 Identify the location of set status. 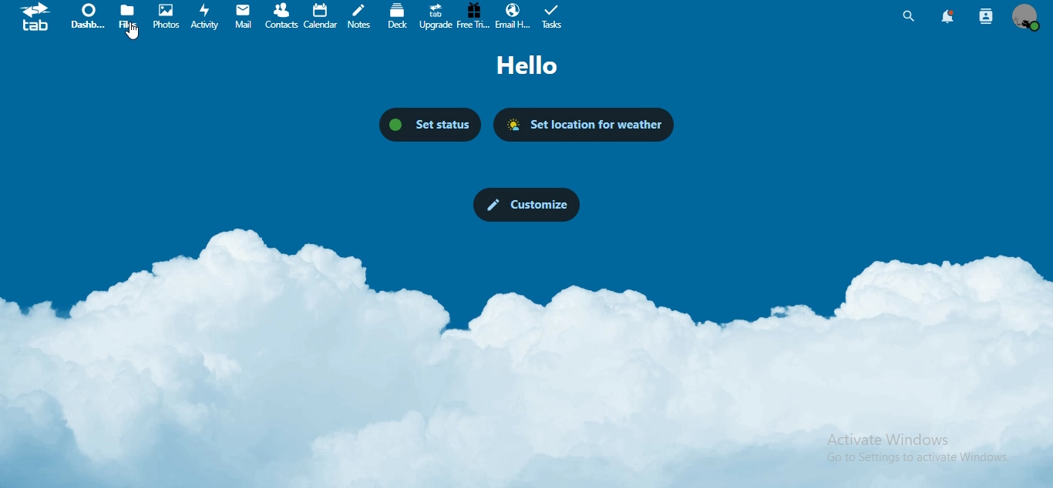
(431, 123).